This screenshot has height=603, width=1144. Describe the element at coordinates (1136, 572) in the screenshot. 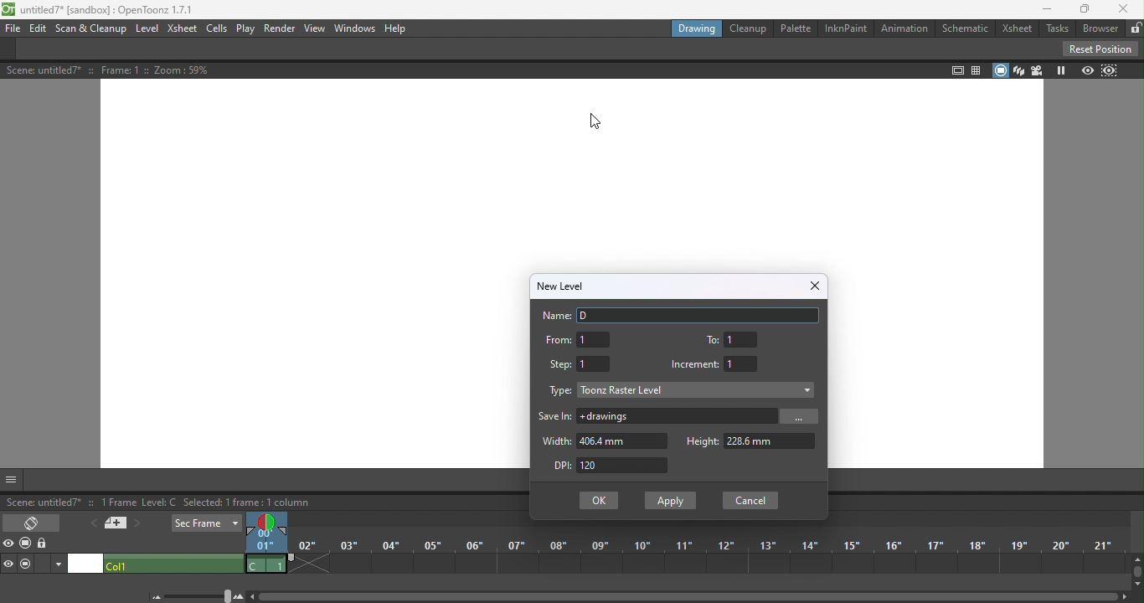

I see `Vertical scroll bar` at that location.